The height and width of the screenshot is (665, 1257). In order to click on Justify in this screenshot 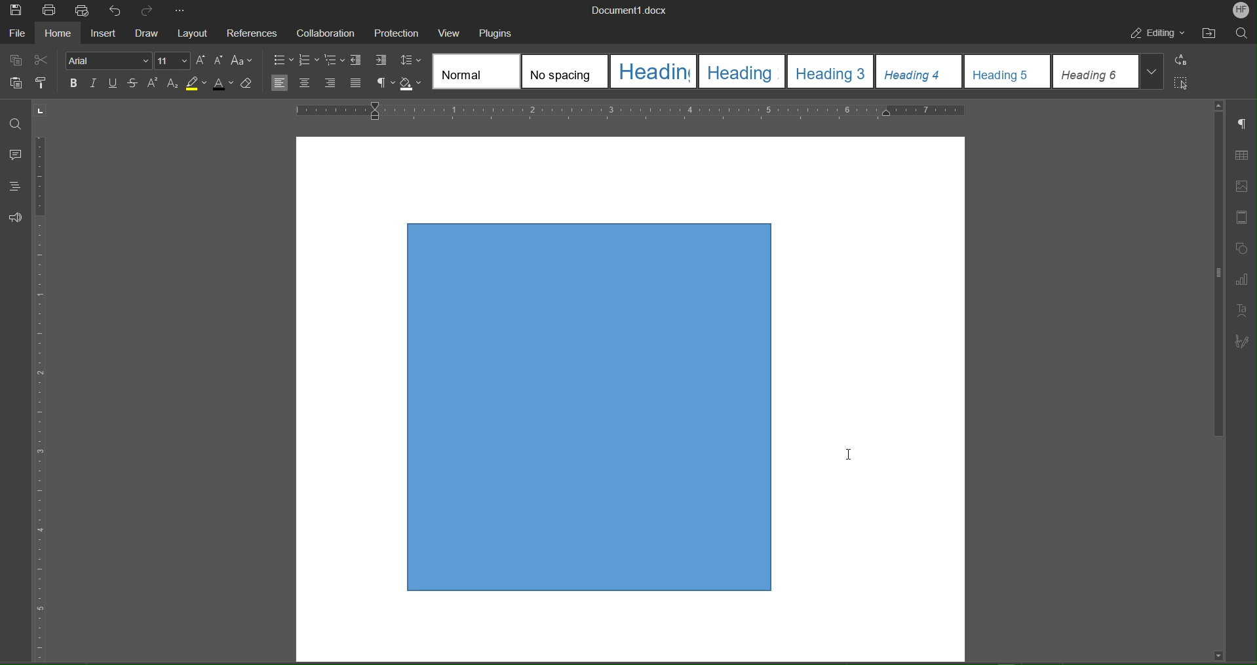, I will do `click(357, 84)`.